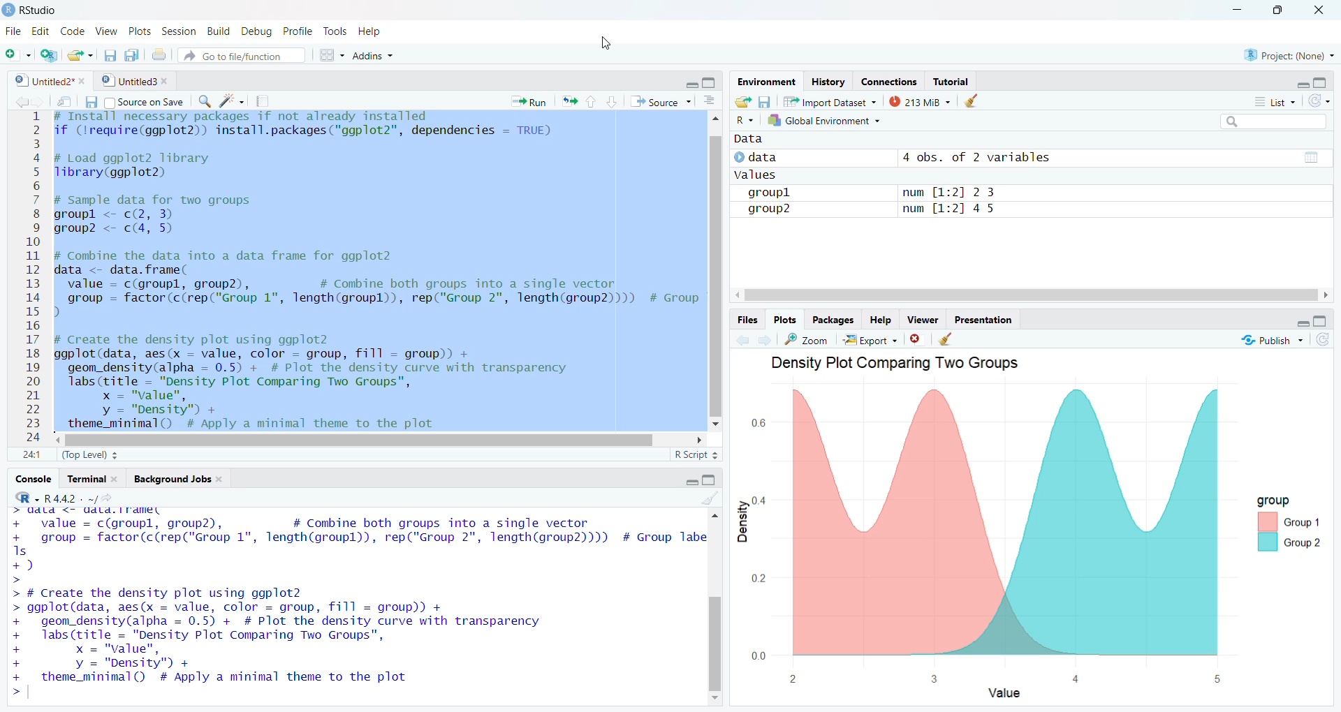 Image resolution: width=1341 pixels, height=712 pixels. I want to click on next, so click(768, 339).